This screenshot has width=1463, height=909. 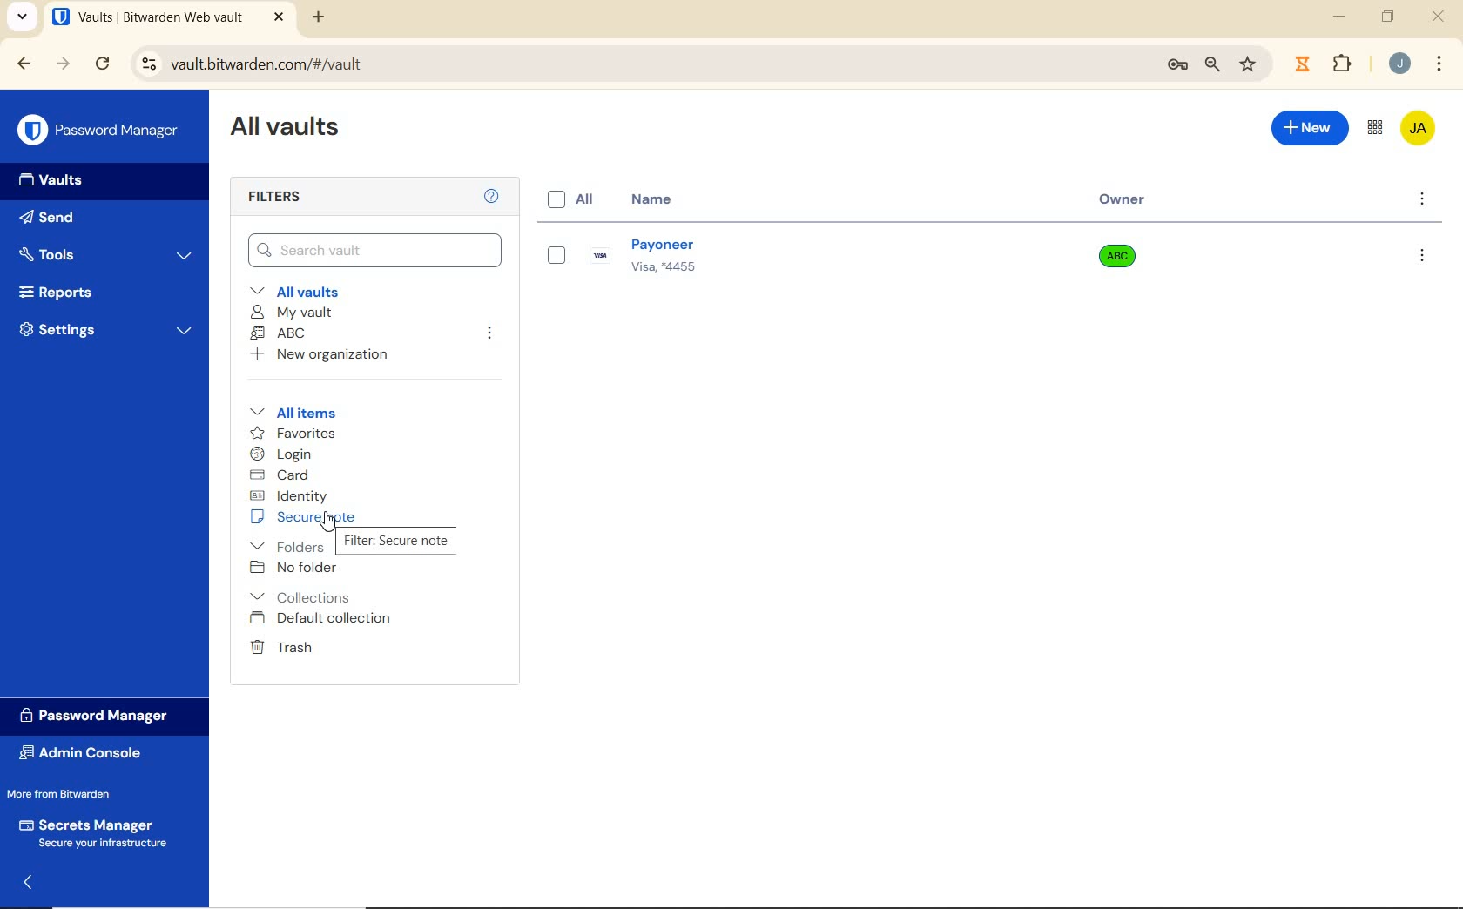 What do you see at coordinates (304, 596) in the screenshot?
I see `Collections` at bounding box center [304, 596].